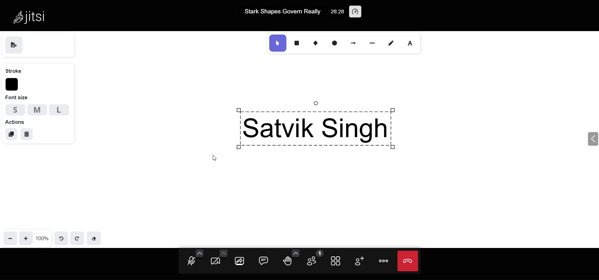  Describe the element at coordinates (240, 262) in the screenshot. I see `screen share` at that location.